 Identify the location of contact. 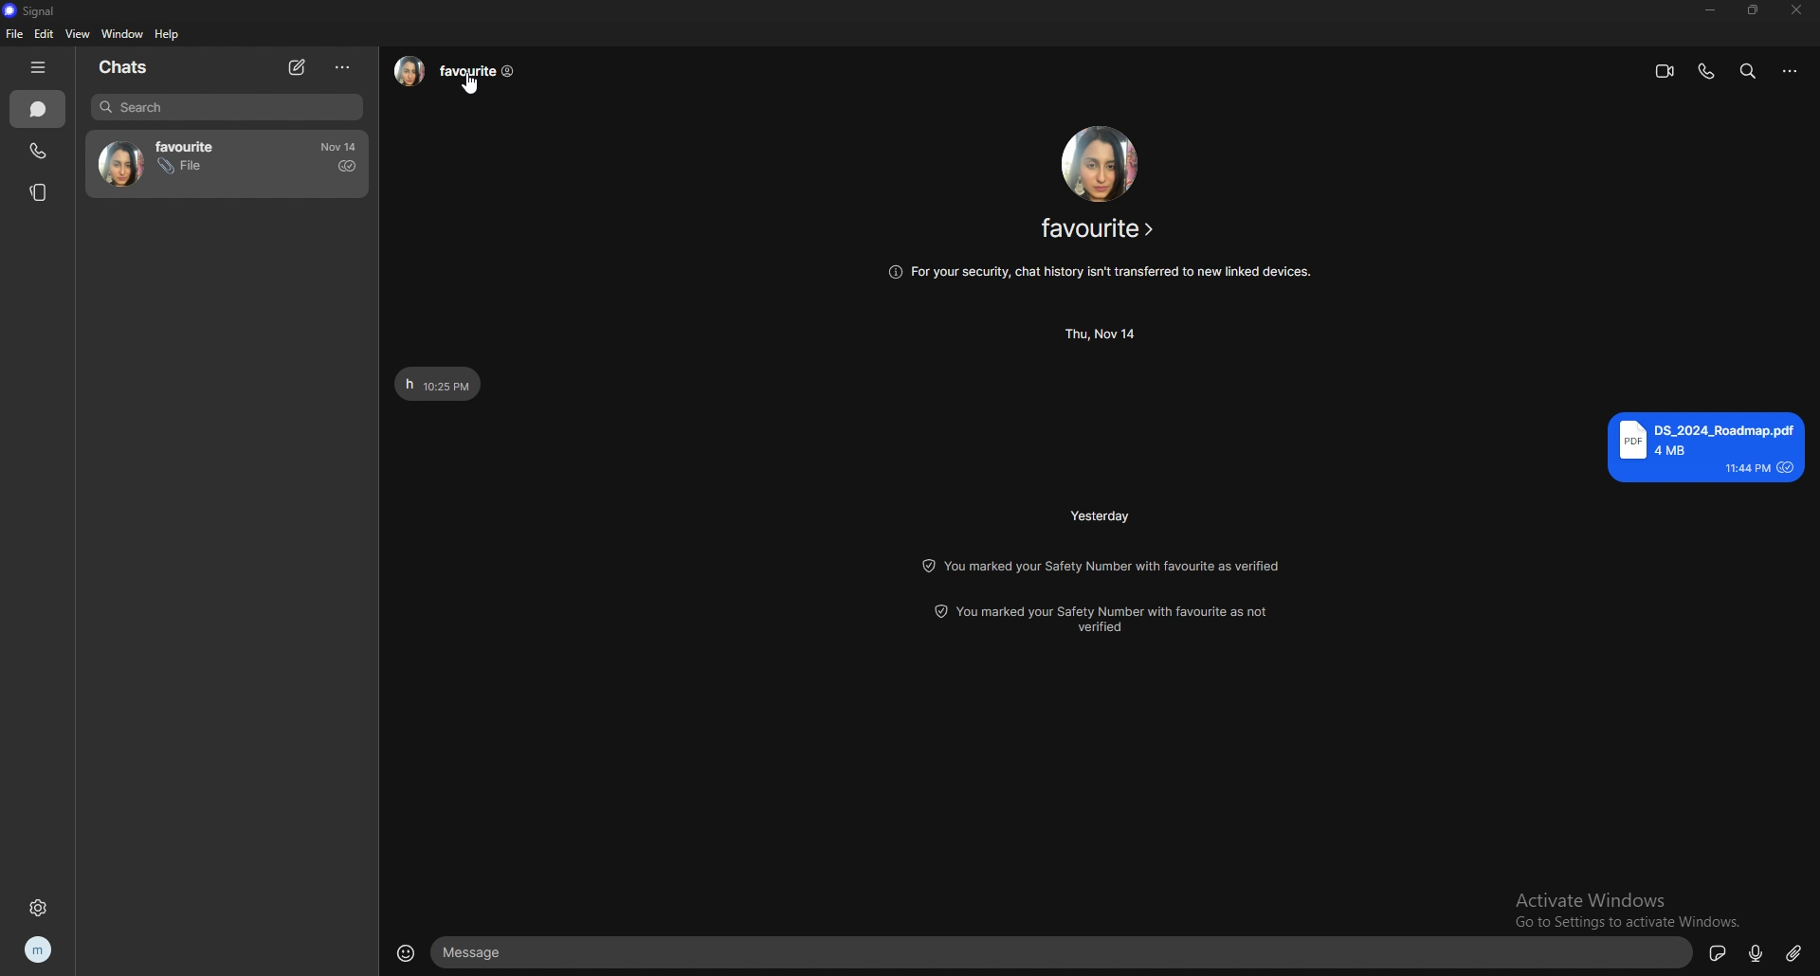
(198, 163).